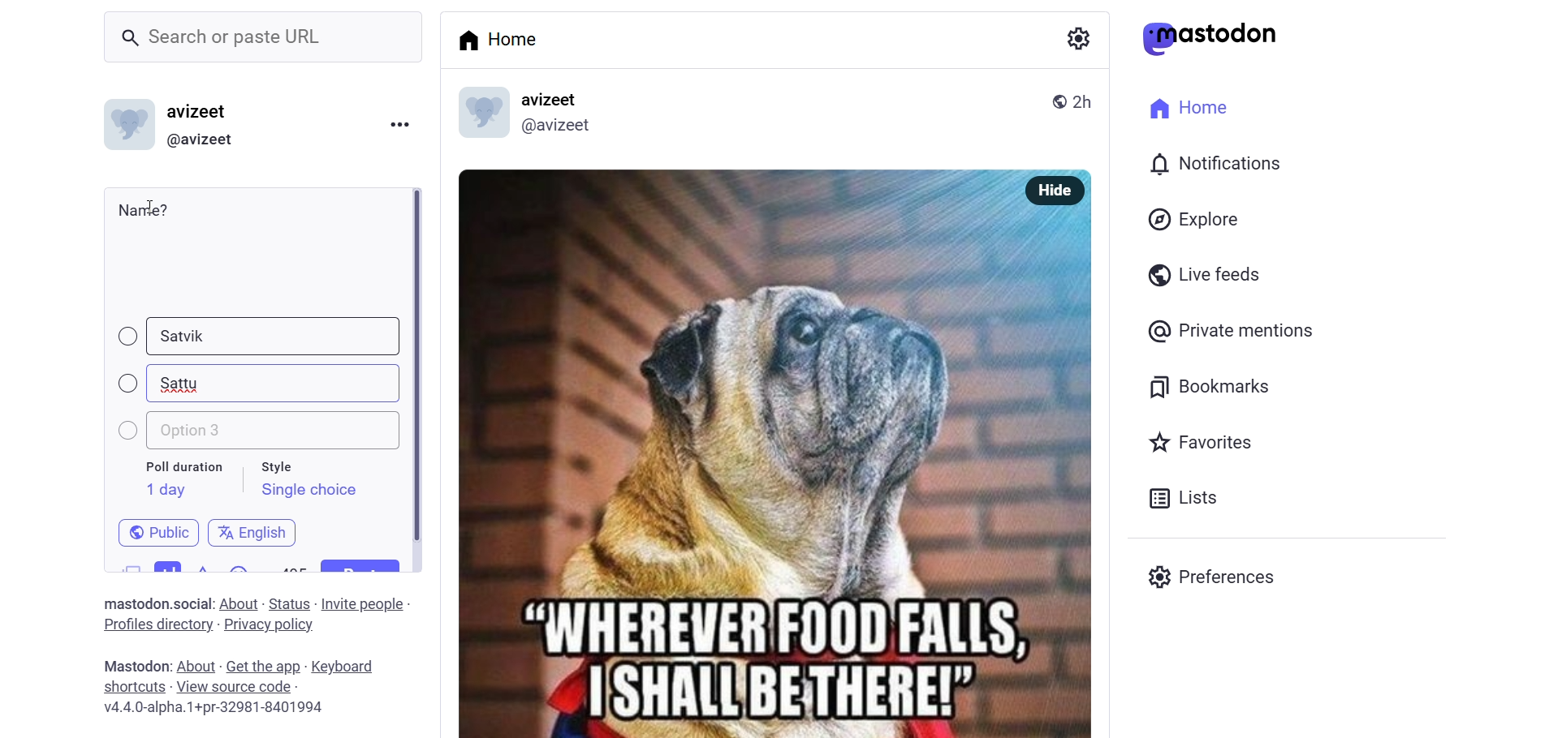 This screenshot has height=738, width=1549. Describe the element at coordinates (264, 665) in the screenshot. I see `get the app` at that location.